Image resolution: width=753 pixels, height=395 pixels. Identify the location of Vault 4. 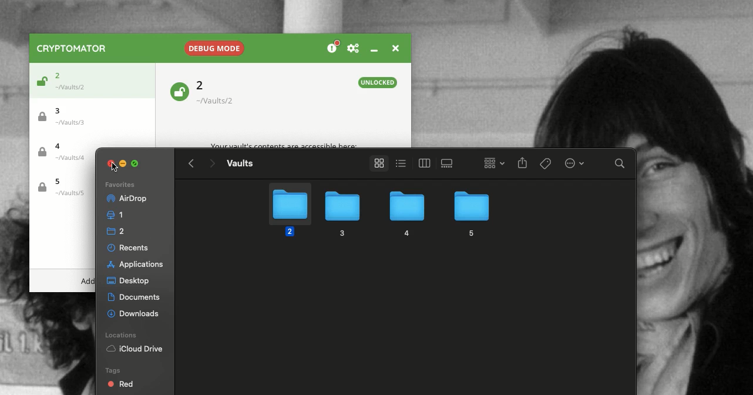
(66, 153).